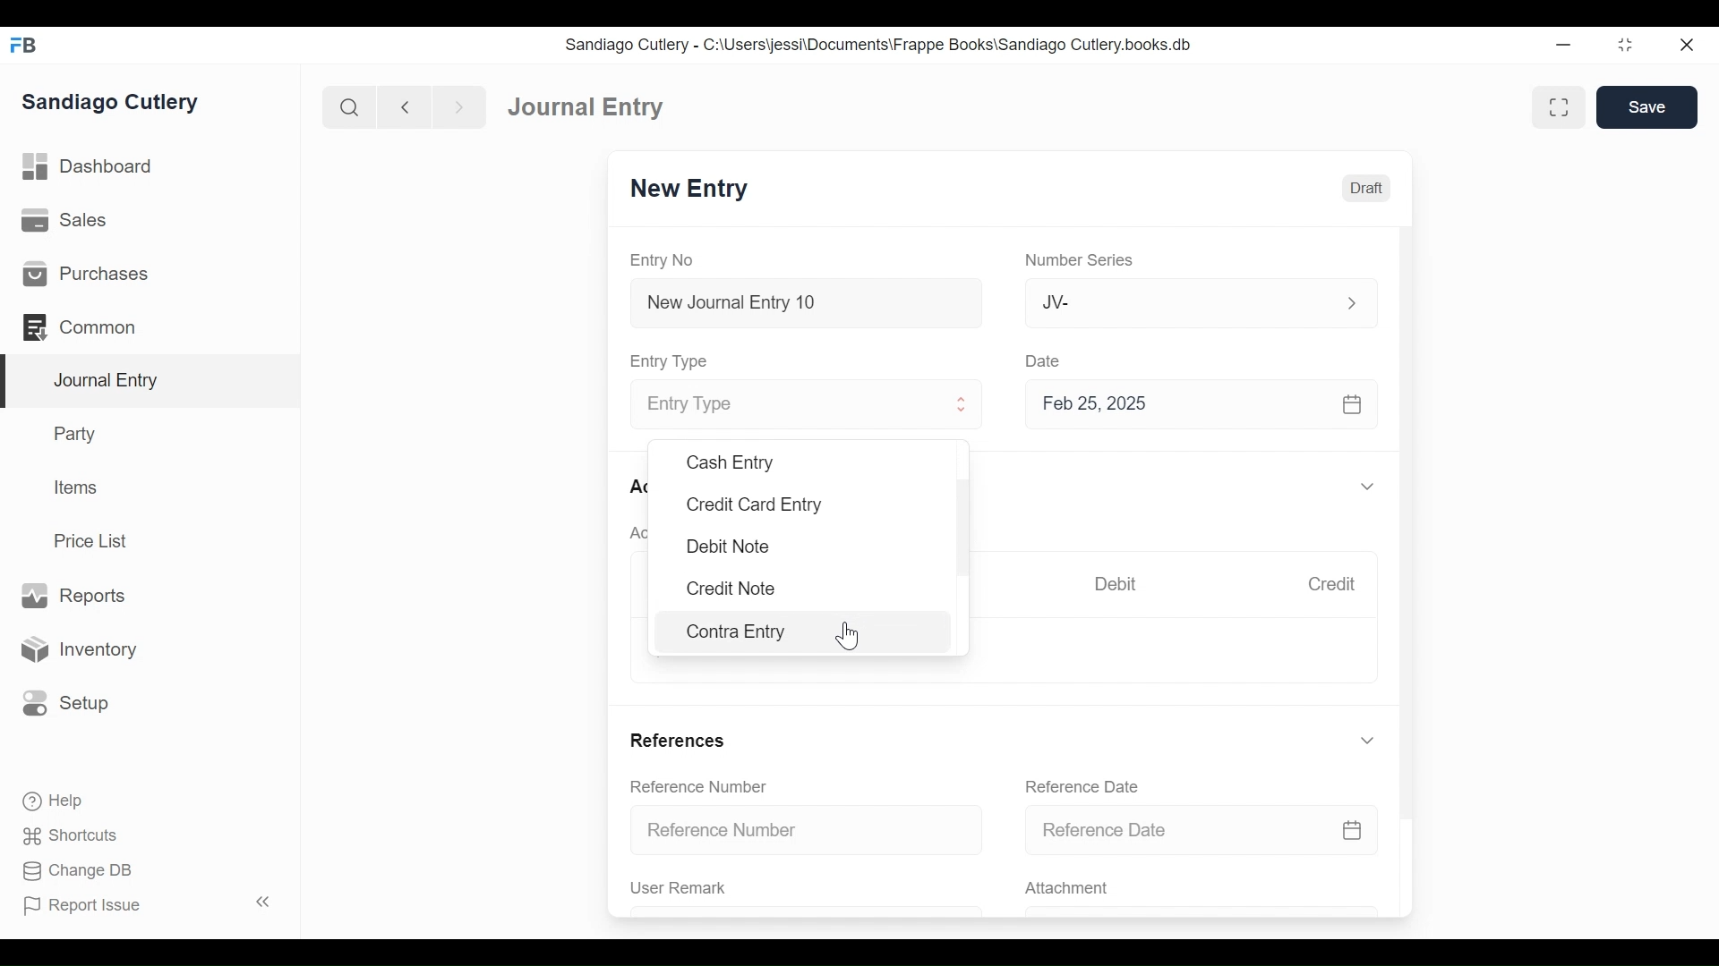  Describe the element at coordinates (72, 870) in the screenshot. I see `Change DB` at that location.